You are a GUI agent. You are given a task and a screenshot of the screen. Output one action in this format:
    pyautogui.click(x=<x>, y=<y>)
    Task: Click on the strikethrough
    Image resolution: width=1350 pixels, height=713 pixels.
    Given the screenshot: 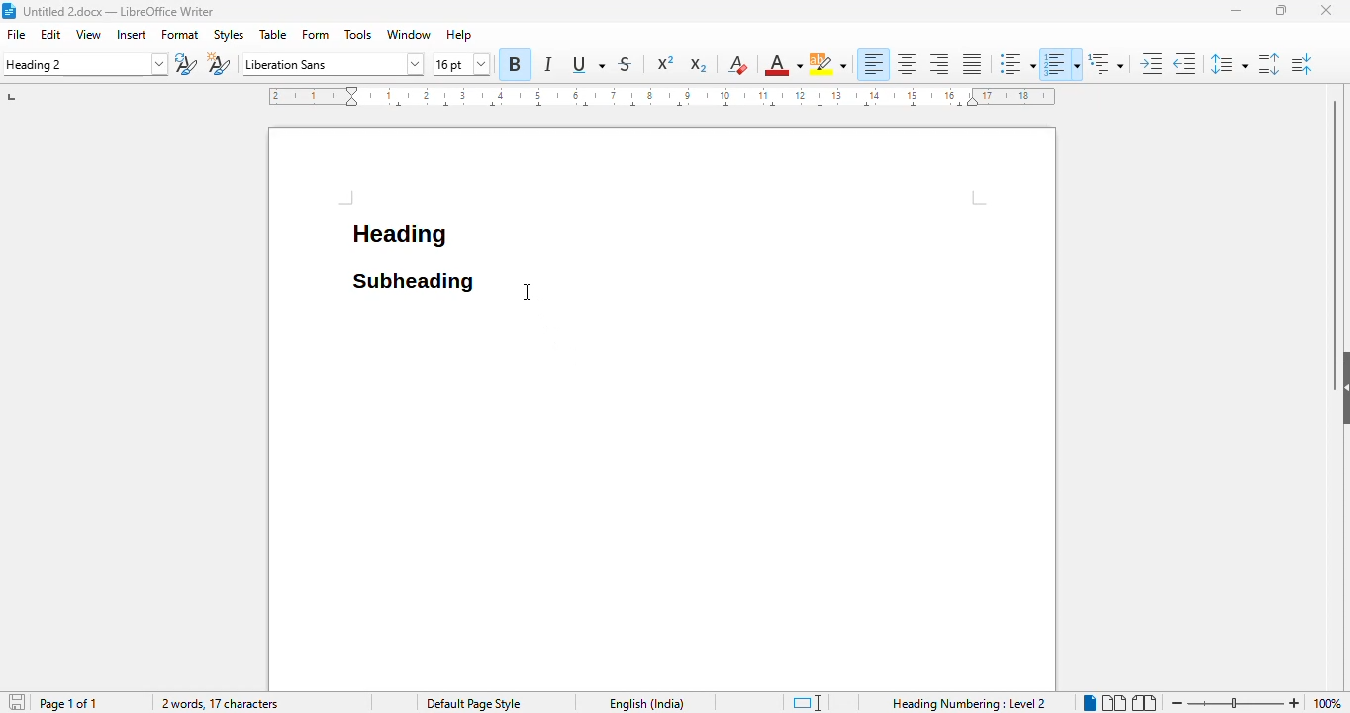 What is the action you would take?
    pyautogui.click(x=627, y=64)
    